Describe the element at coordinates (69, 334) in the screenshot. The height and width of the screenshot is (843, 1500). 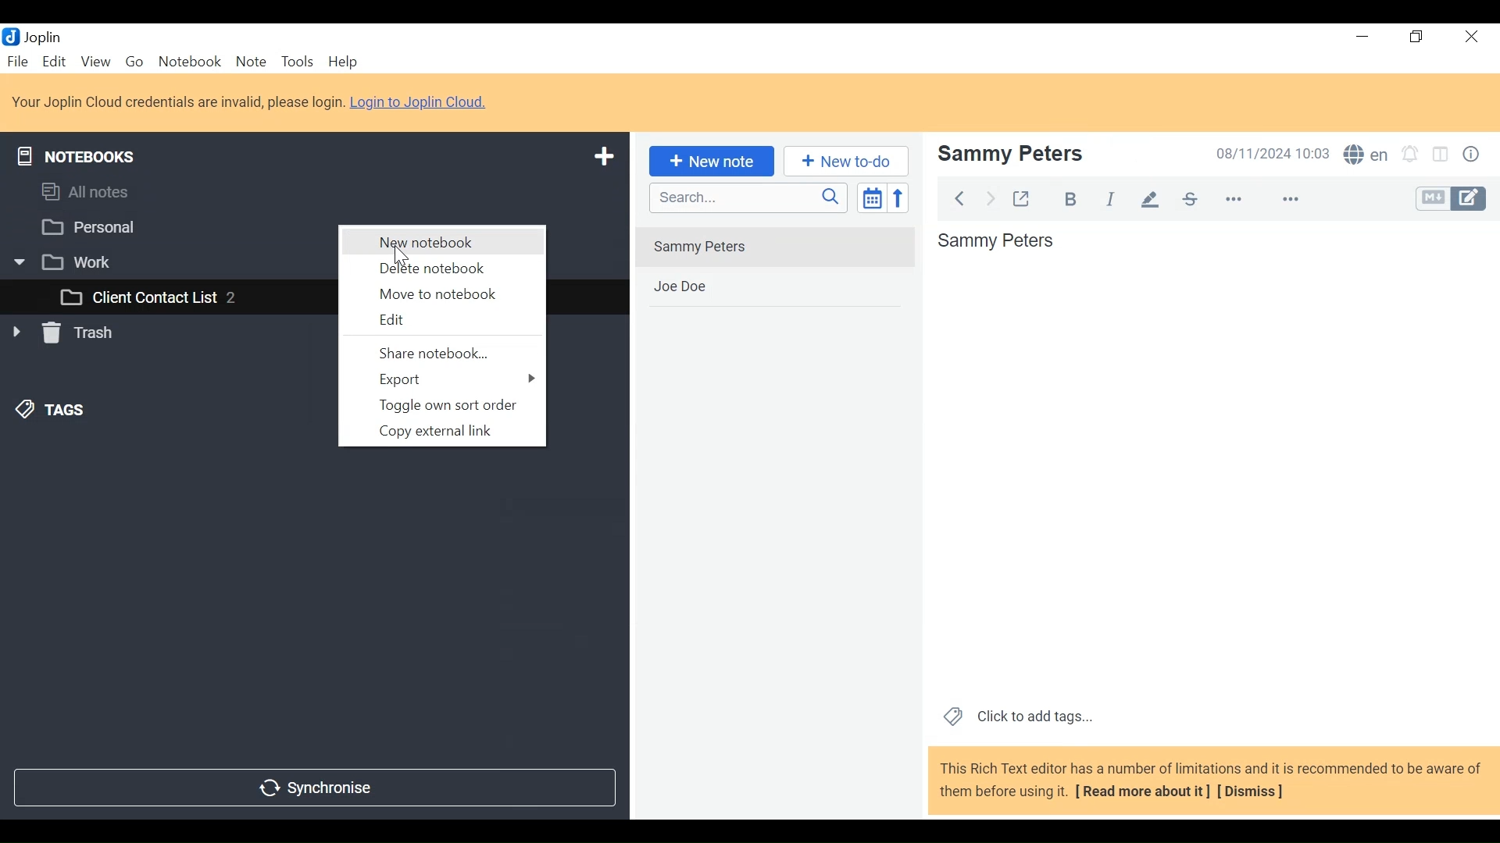
I see `Trash` at that location.